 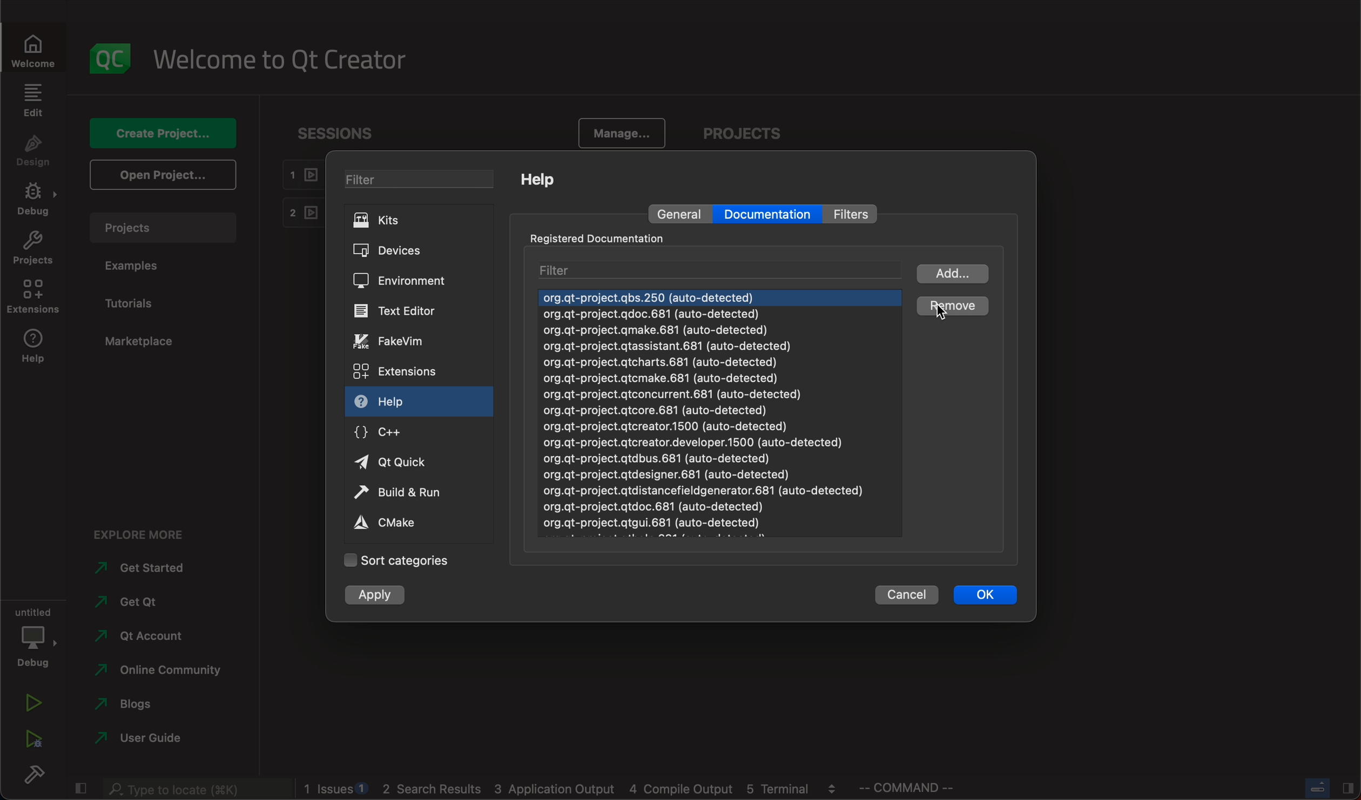 I want to click on guide, so click(x=139, y=738).